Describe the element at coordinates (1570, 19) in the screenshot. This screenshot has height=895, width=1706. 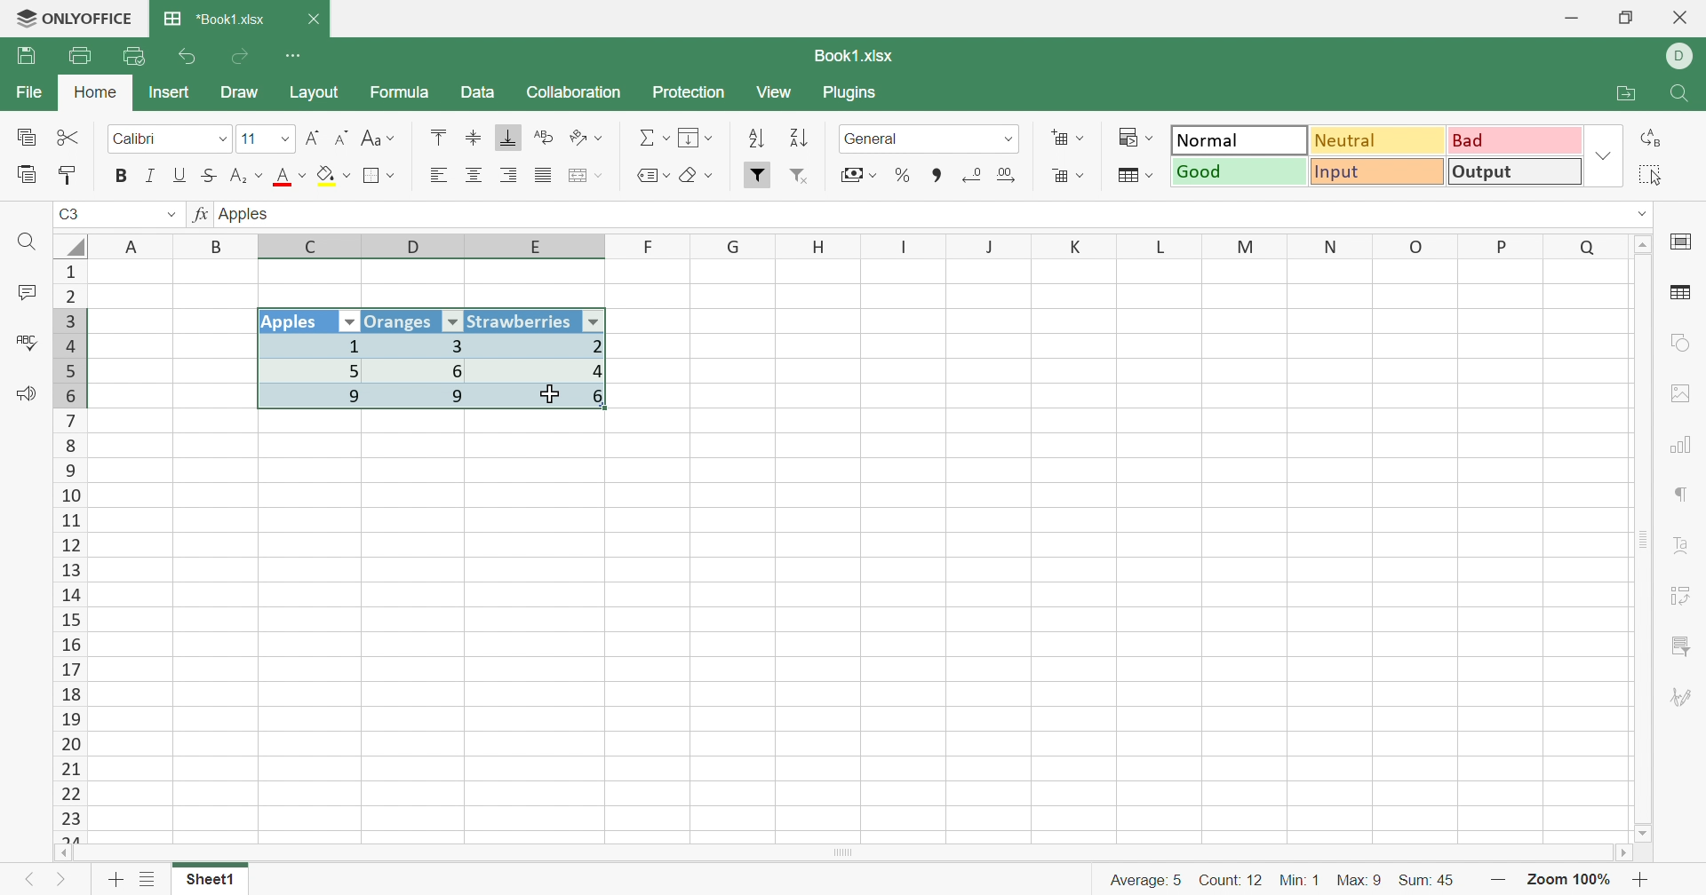
I see `Minimize` at that location.